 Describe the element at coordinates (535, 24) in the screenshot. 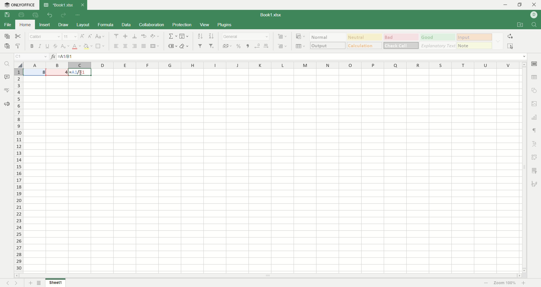

I see `find` at that location.